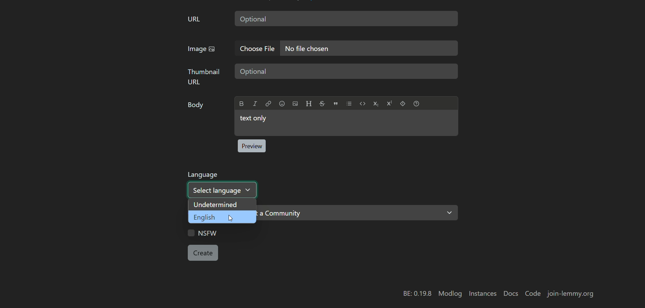 The width and height of the screenshot is (645, 308). I want to click on Strikethrough, so click(322, 103).